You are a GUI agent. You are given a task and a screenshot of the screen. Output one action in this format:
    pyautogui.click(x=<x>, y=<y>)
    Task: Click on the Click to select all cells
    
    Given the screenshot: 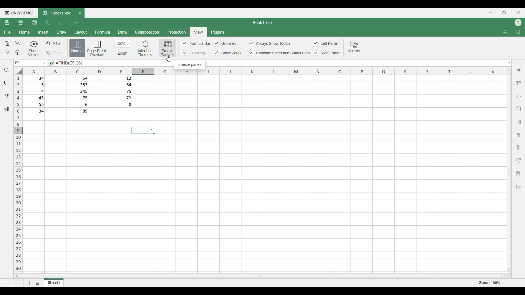 What is the action you would take?
    pyautogui.click(x=18, y=72)
    